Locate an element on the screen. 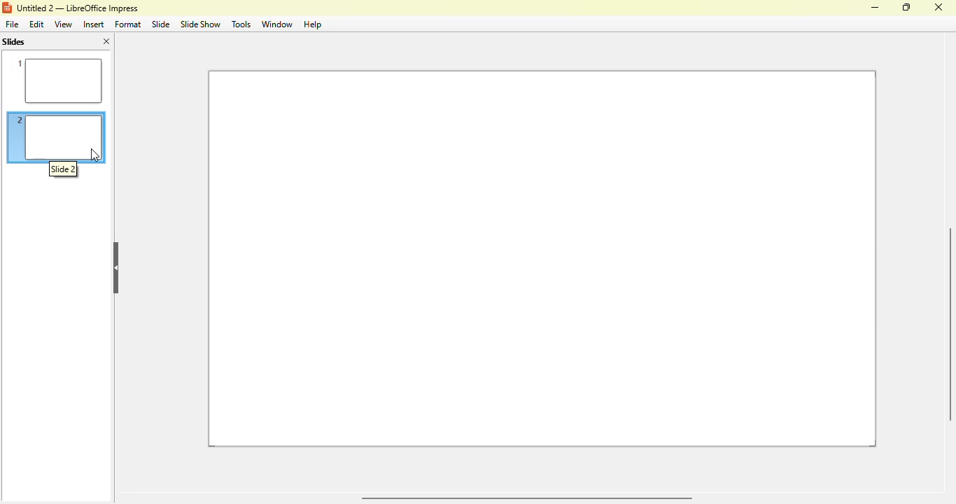 Image resolution: width=956 pixels, height=504 pixels. logo is located at coordinates (7, 8).